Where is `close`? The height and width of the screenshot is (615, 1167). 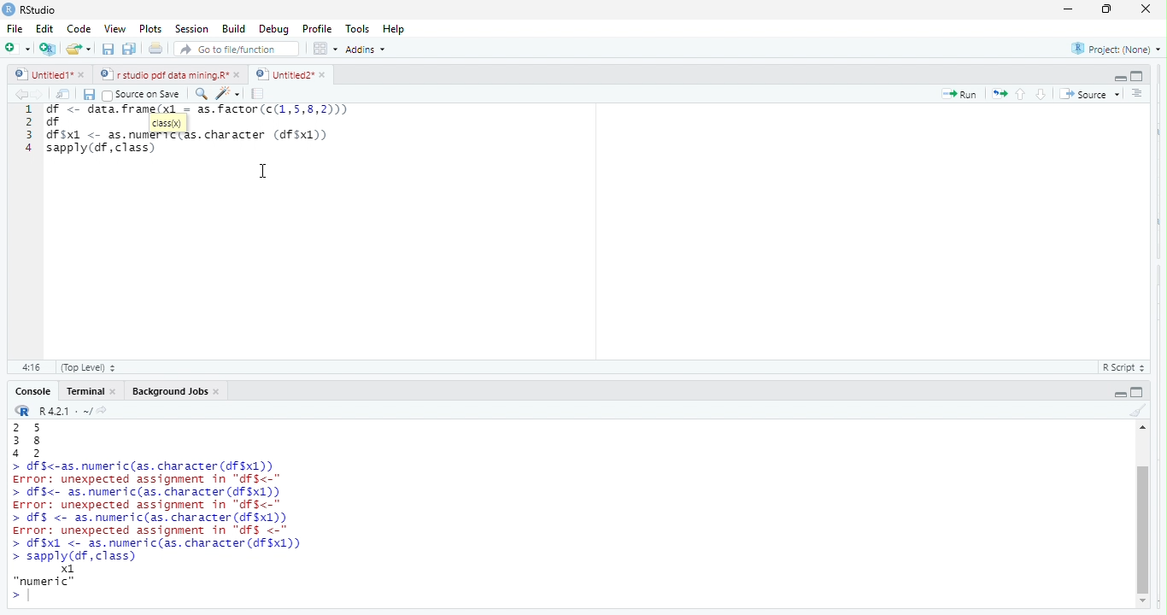 close is located at coordinates (220, 392).